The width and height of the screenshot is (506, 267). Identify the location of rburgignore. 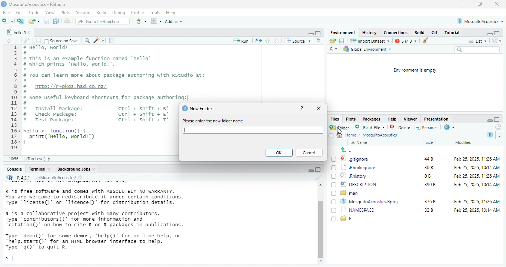
(360, 168).